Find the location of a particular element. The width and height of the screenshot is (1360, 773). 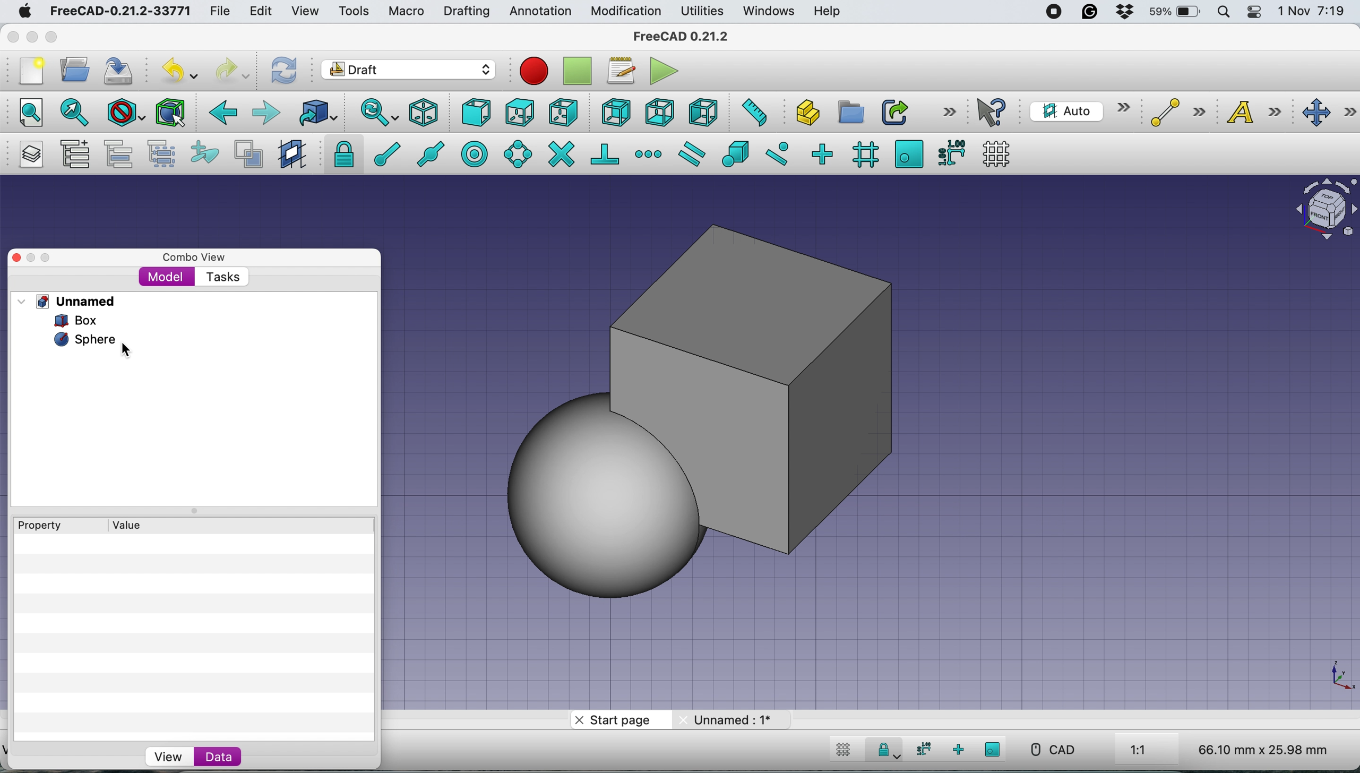

snap perpendicular is located at coordinates (606, 153).